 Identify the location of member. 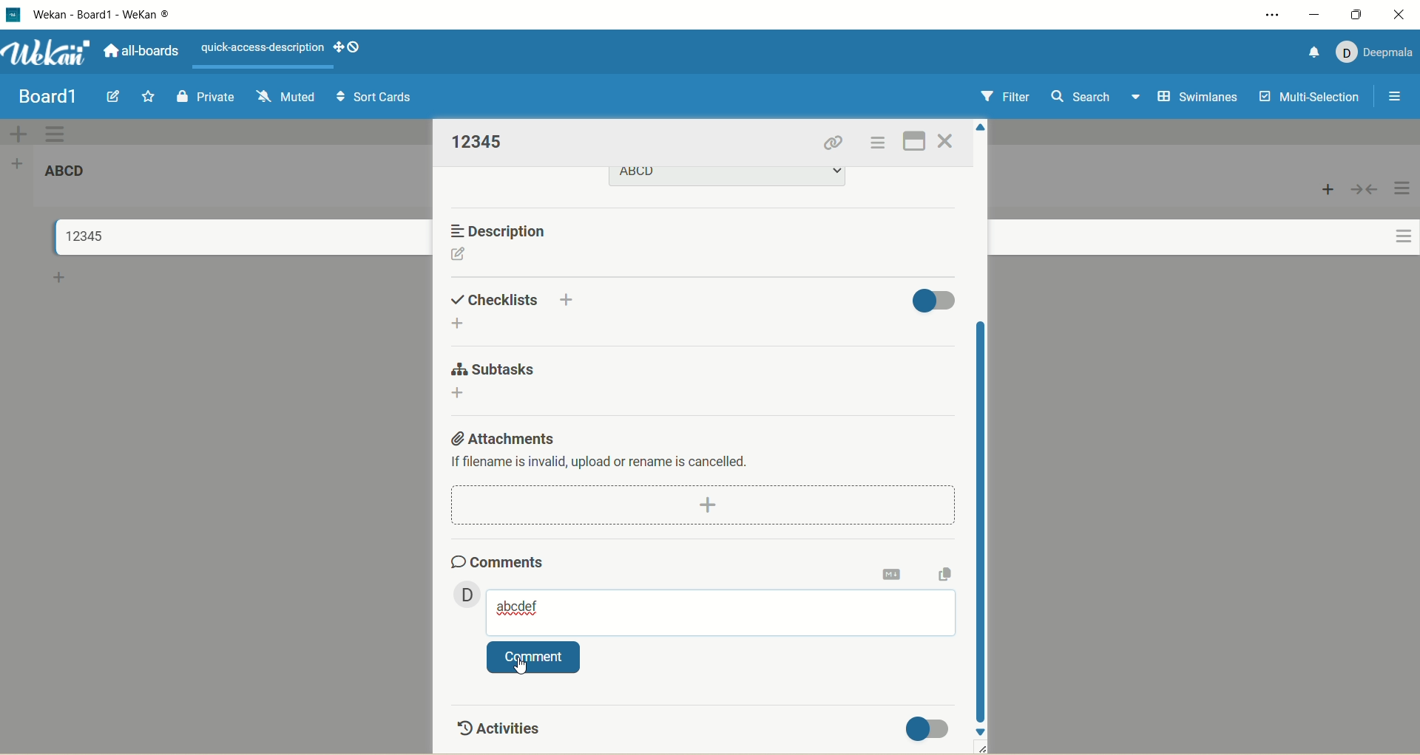
(462, 593).